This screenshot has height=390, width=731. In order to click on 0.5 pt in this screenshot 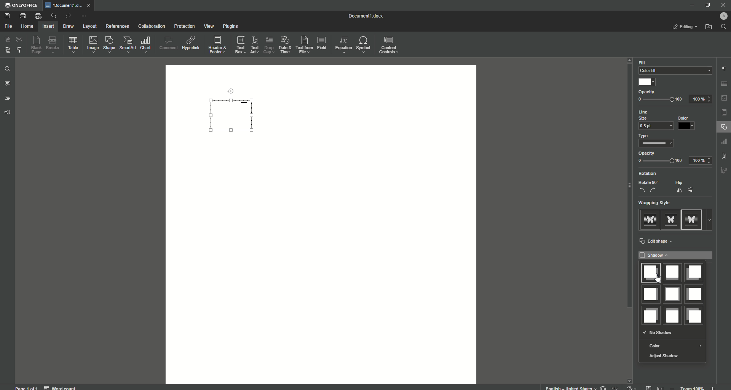, I will do `click(655, 126)`.